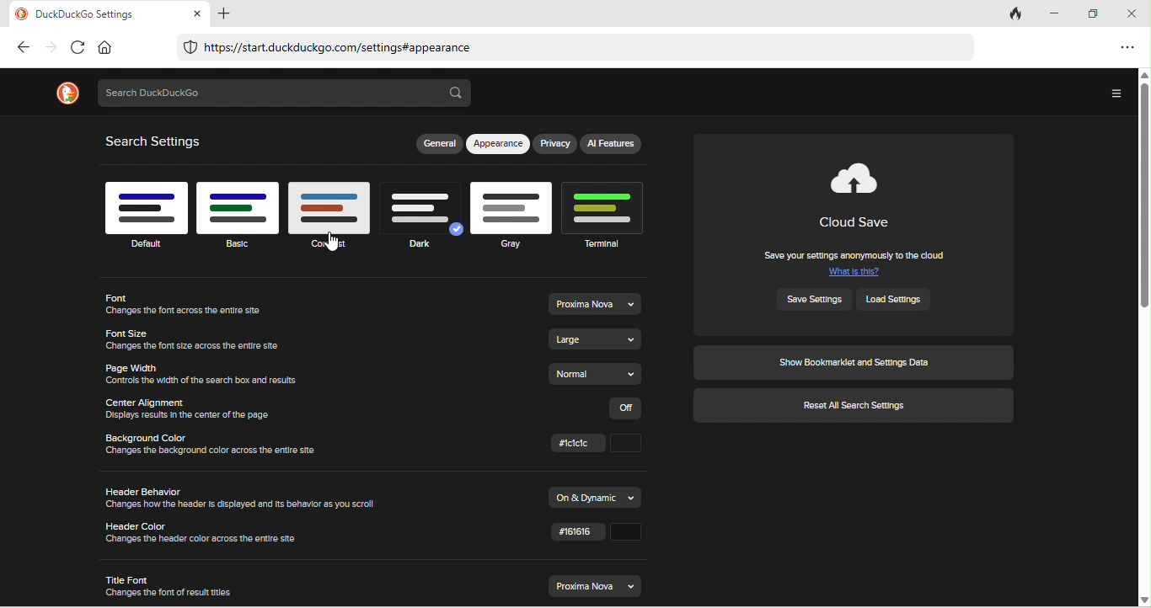 This screenshot has width=1151, height=608. Describe the element at coordinates (197, 306) in the screenshot. I see `font` at that location.